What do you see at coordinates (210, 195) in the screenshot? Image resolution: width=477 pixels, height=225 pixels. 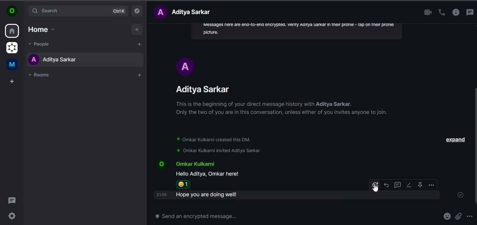 I see `Hope you are doing well!` at bounding box center [210, 195].